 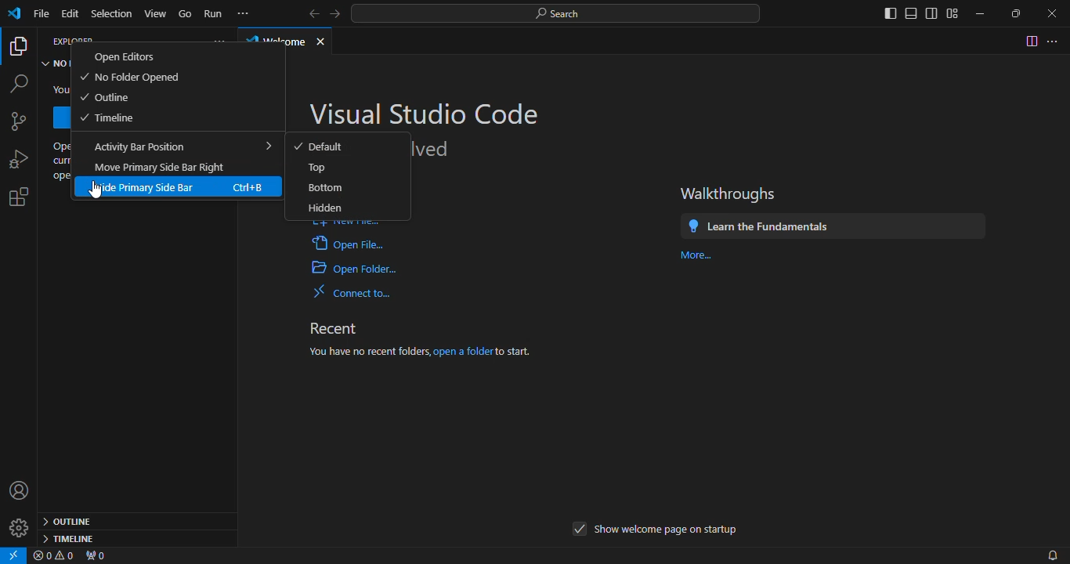 What do you see at coordinates (113, 13) in the screenshot?
I see `Selection` at bounding box center [113, 13].